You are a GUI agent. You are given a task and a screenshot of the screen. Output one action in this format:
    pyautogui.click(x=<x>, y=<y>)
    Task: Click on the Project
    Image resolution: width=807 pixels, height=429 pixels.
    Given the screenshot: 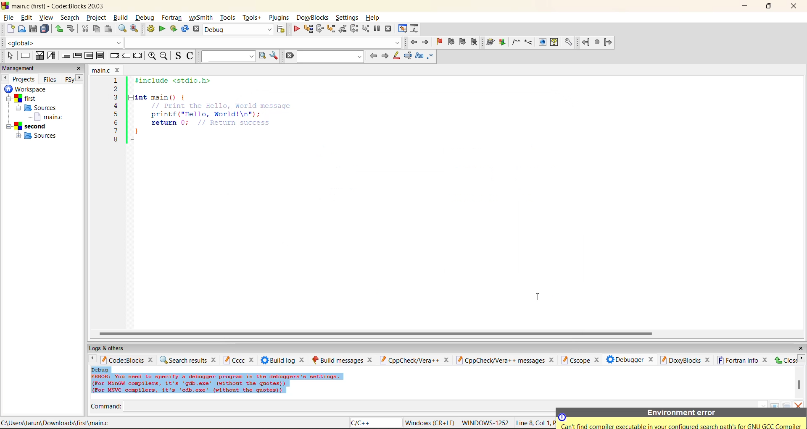 What is the action you would take?
    pyautogui.click(x=27, y=126)
    